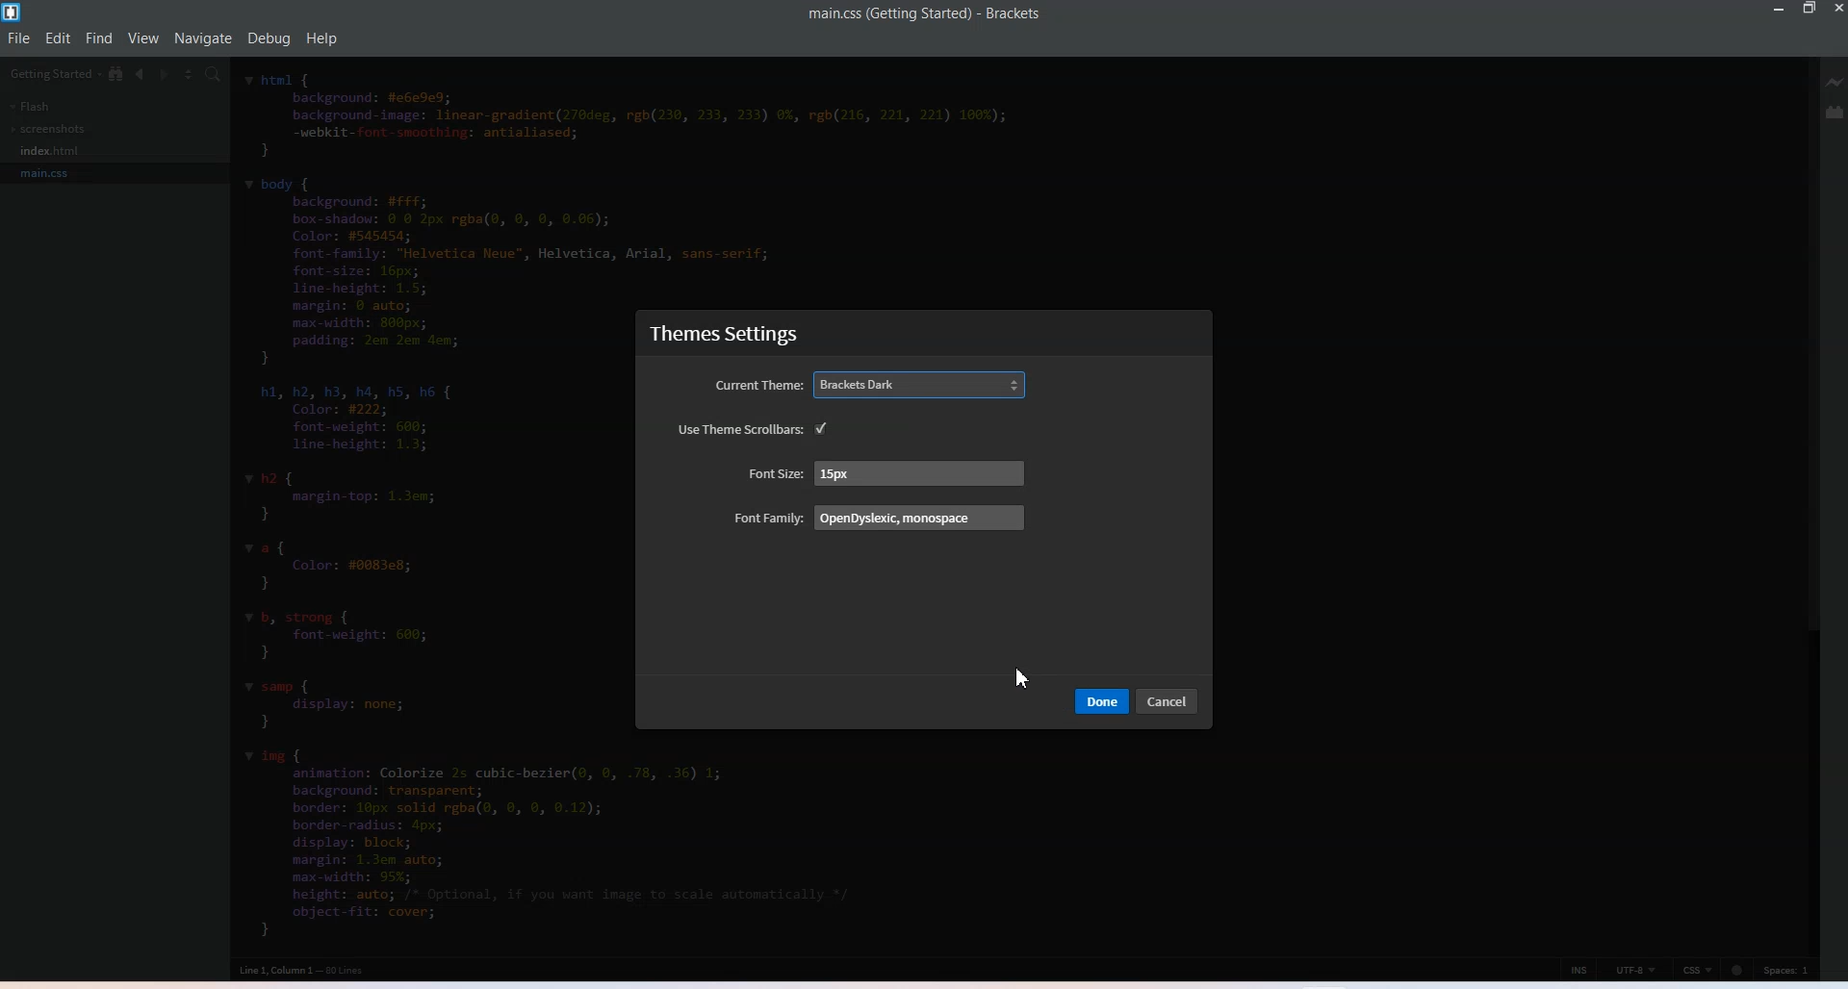  What do you see at coordinates (1699, 970) in the screenshot?
I see `CSS` at bounding box center [1699, 970].